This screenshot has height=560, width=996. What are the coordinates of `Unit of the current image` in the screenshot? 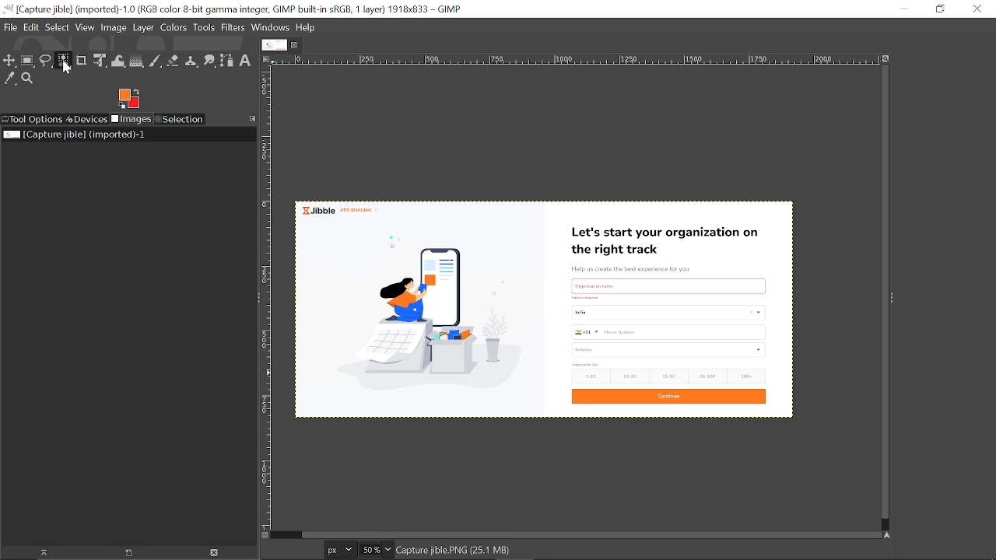 It's located at (341, 549).